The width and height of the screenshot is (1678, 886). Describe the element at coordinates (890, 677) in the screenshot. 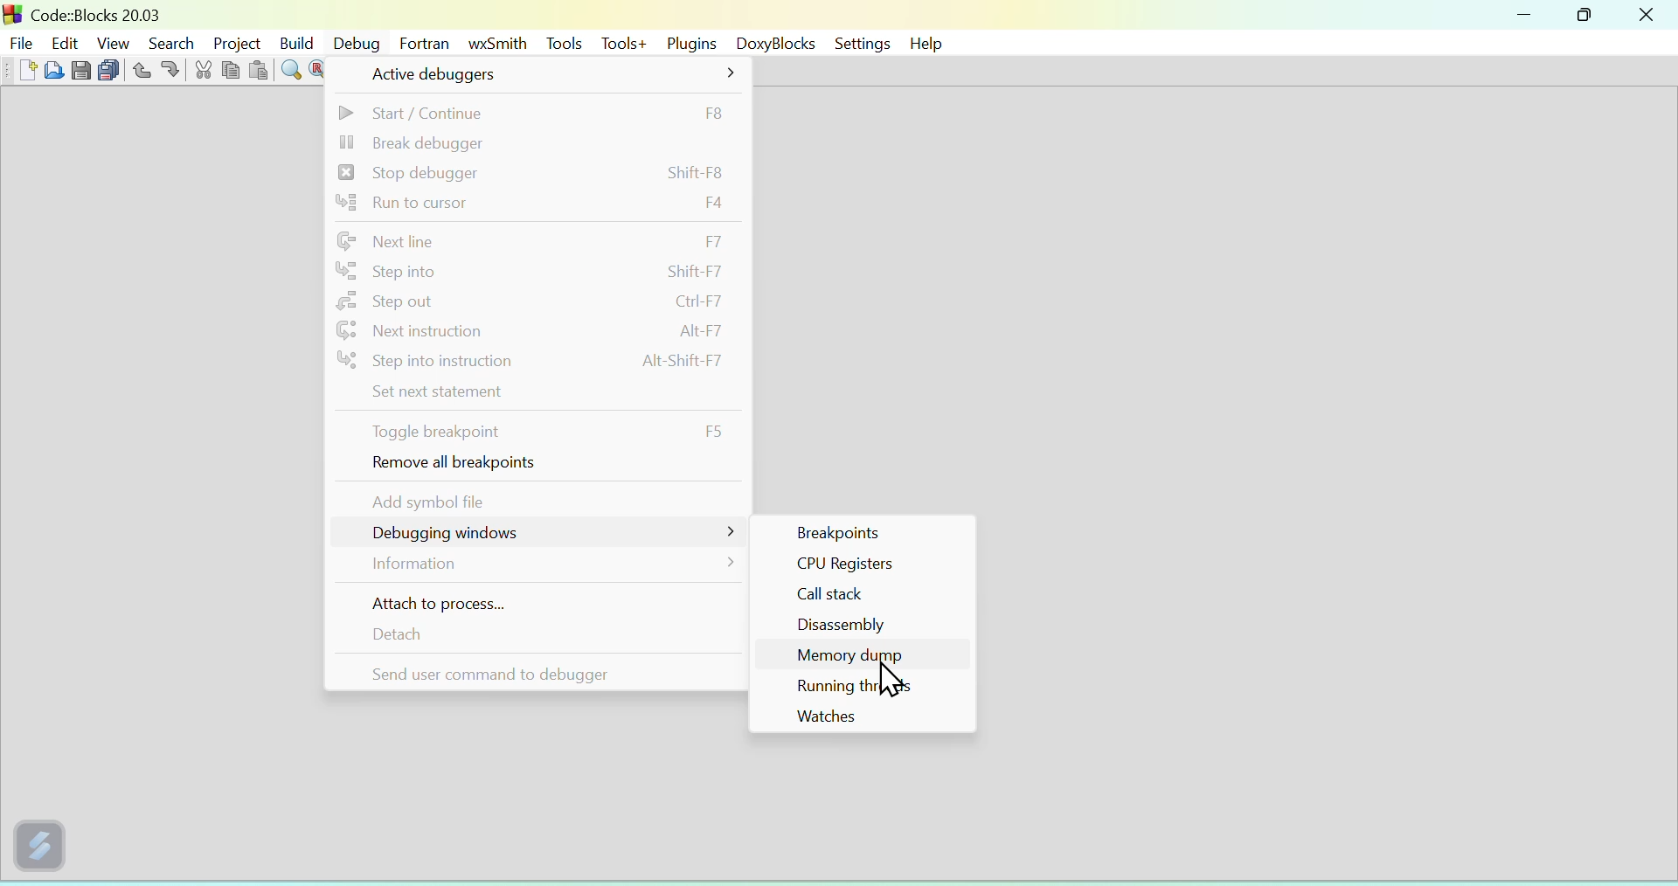

I see `cursor` at that location.